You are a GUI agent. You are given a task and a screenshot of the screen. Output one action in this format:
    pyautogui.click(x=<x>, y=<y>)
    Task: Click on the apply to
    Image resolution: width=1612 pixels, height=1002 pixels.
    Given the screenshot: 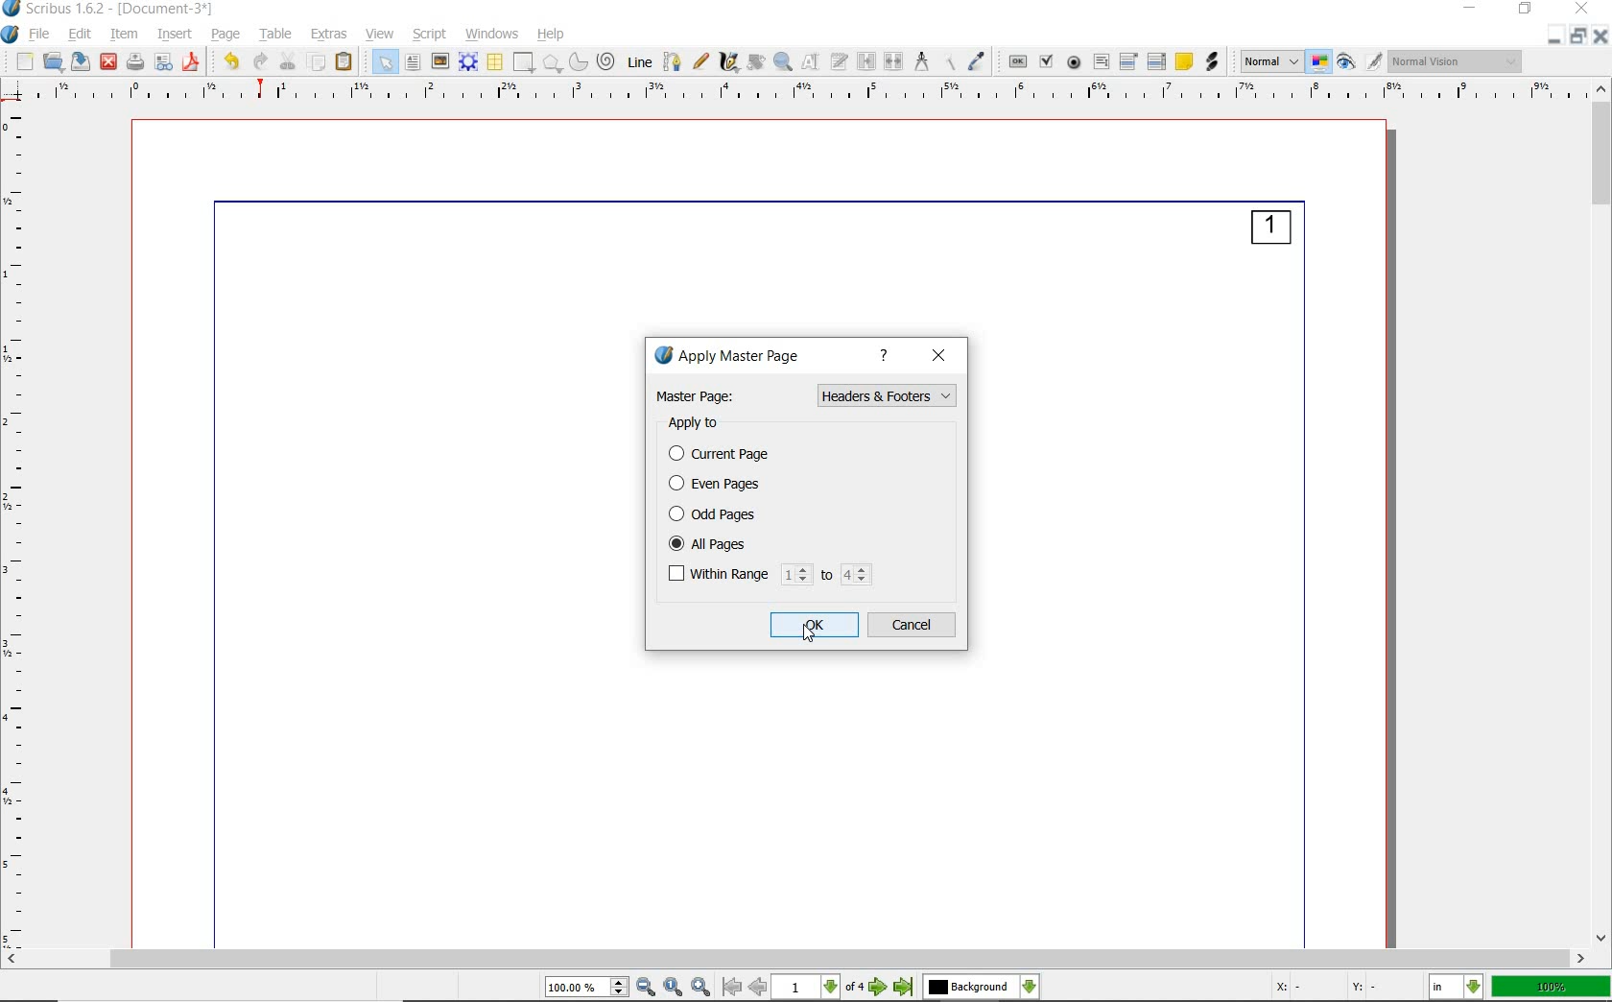 What is the action you would take?
    pyautogui.click(x=698, y=423)
    